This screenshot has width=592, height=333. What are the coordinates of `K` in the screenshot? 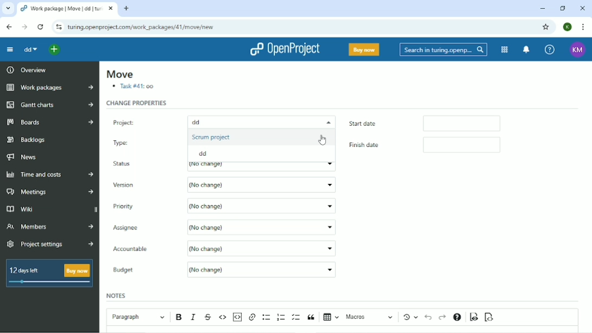 It's located at (568, 27).